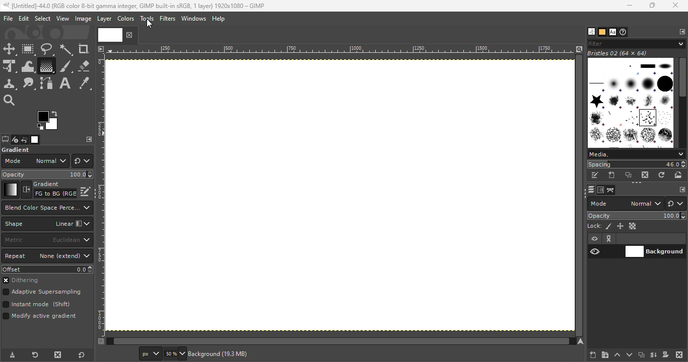 The width and height of the screenshot is (688, 362). Describe the element at coordinates (641, 355) in the screenshot. I see `Create a duplicate of the layer and add it to the image` at that location.